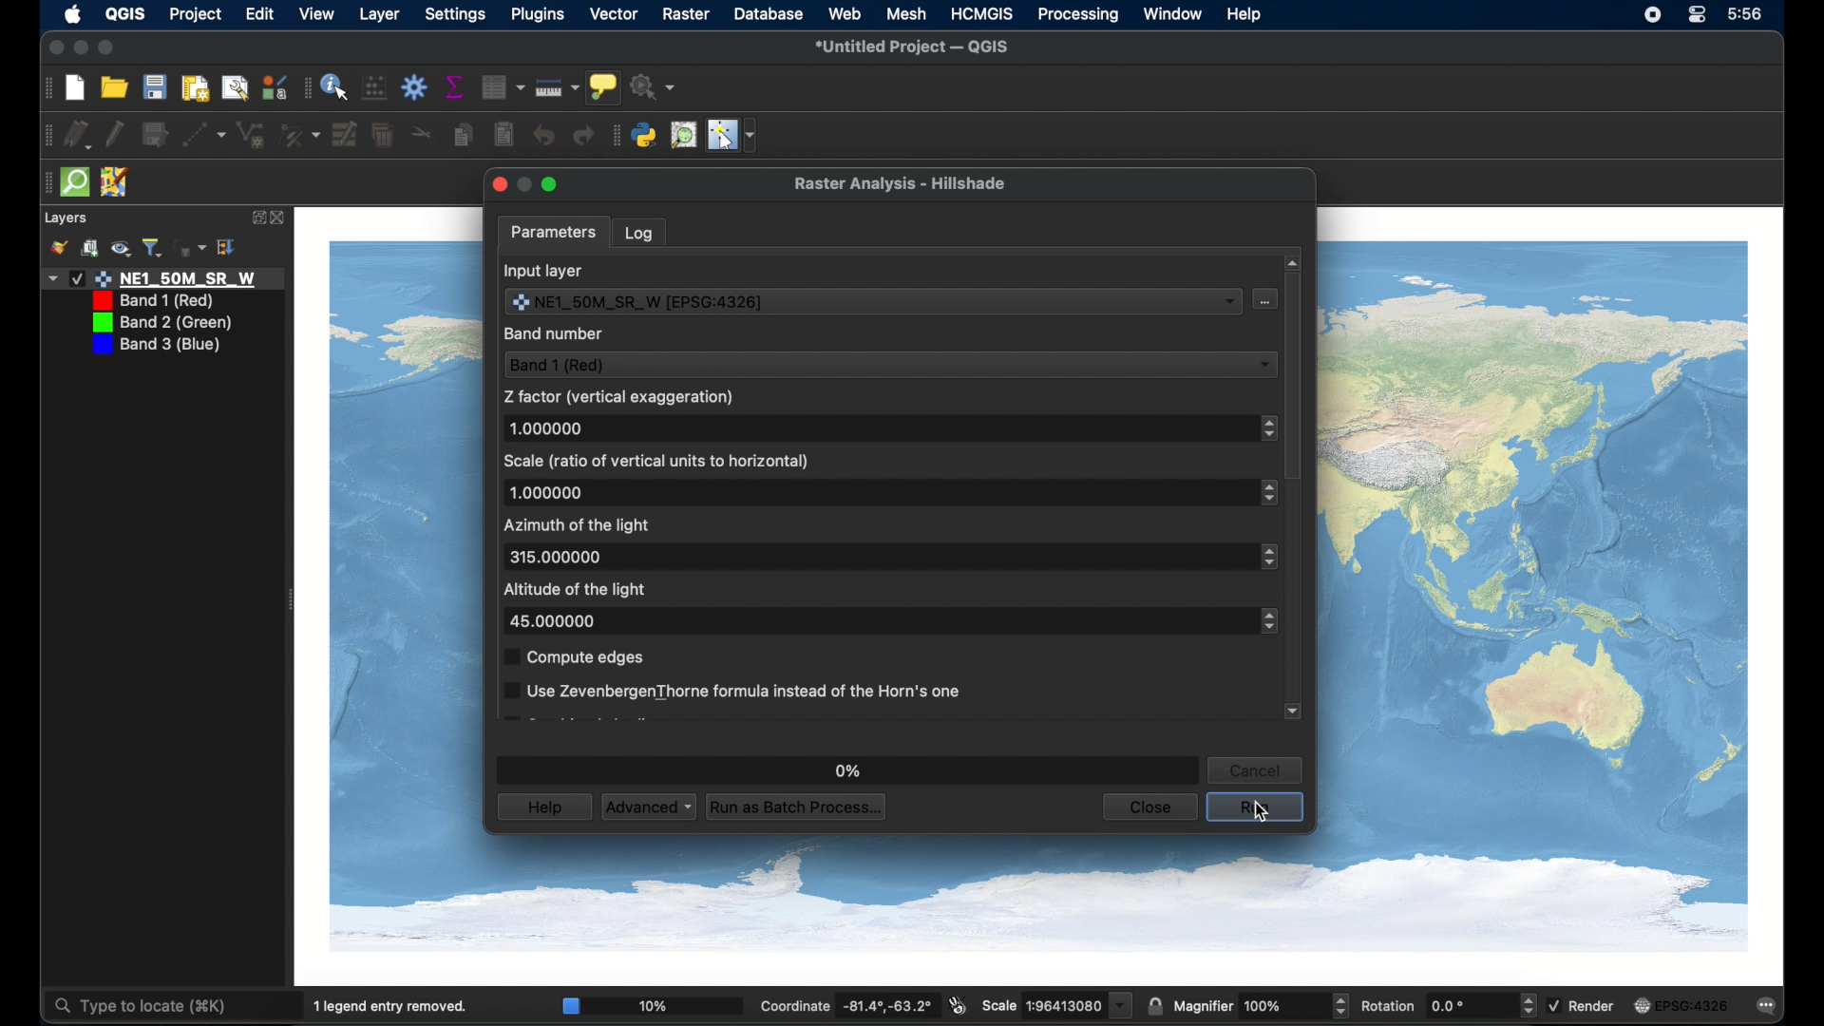 This screenshot has height=1026, width=1824. What do you see at coordinates (1581, 1005) in the screenshot?
I see `render` at bounding box center [1581, 1005].